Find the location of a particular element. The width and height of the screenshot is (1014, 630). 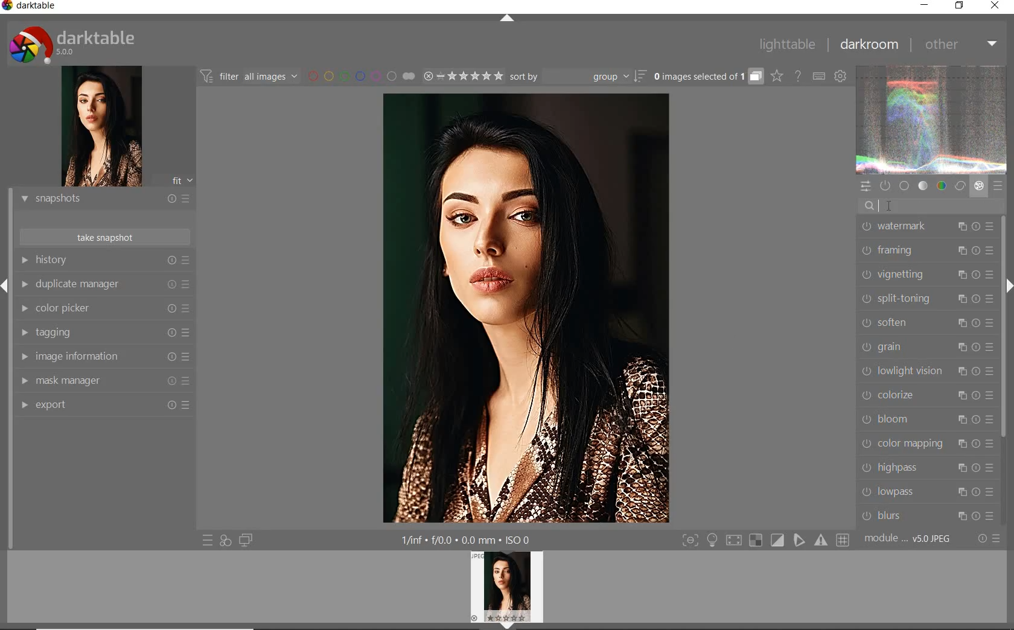

show global preferences is located at coordinates (841, 76).